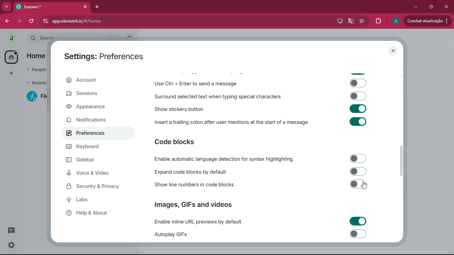 This screenshot has height=255, width=454. I want to click on Show line numbers in code blocks, so click(260, 185).